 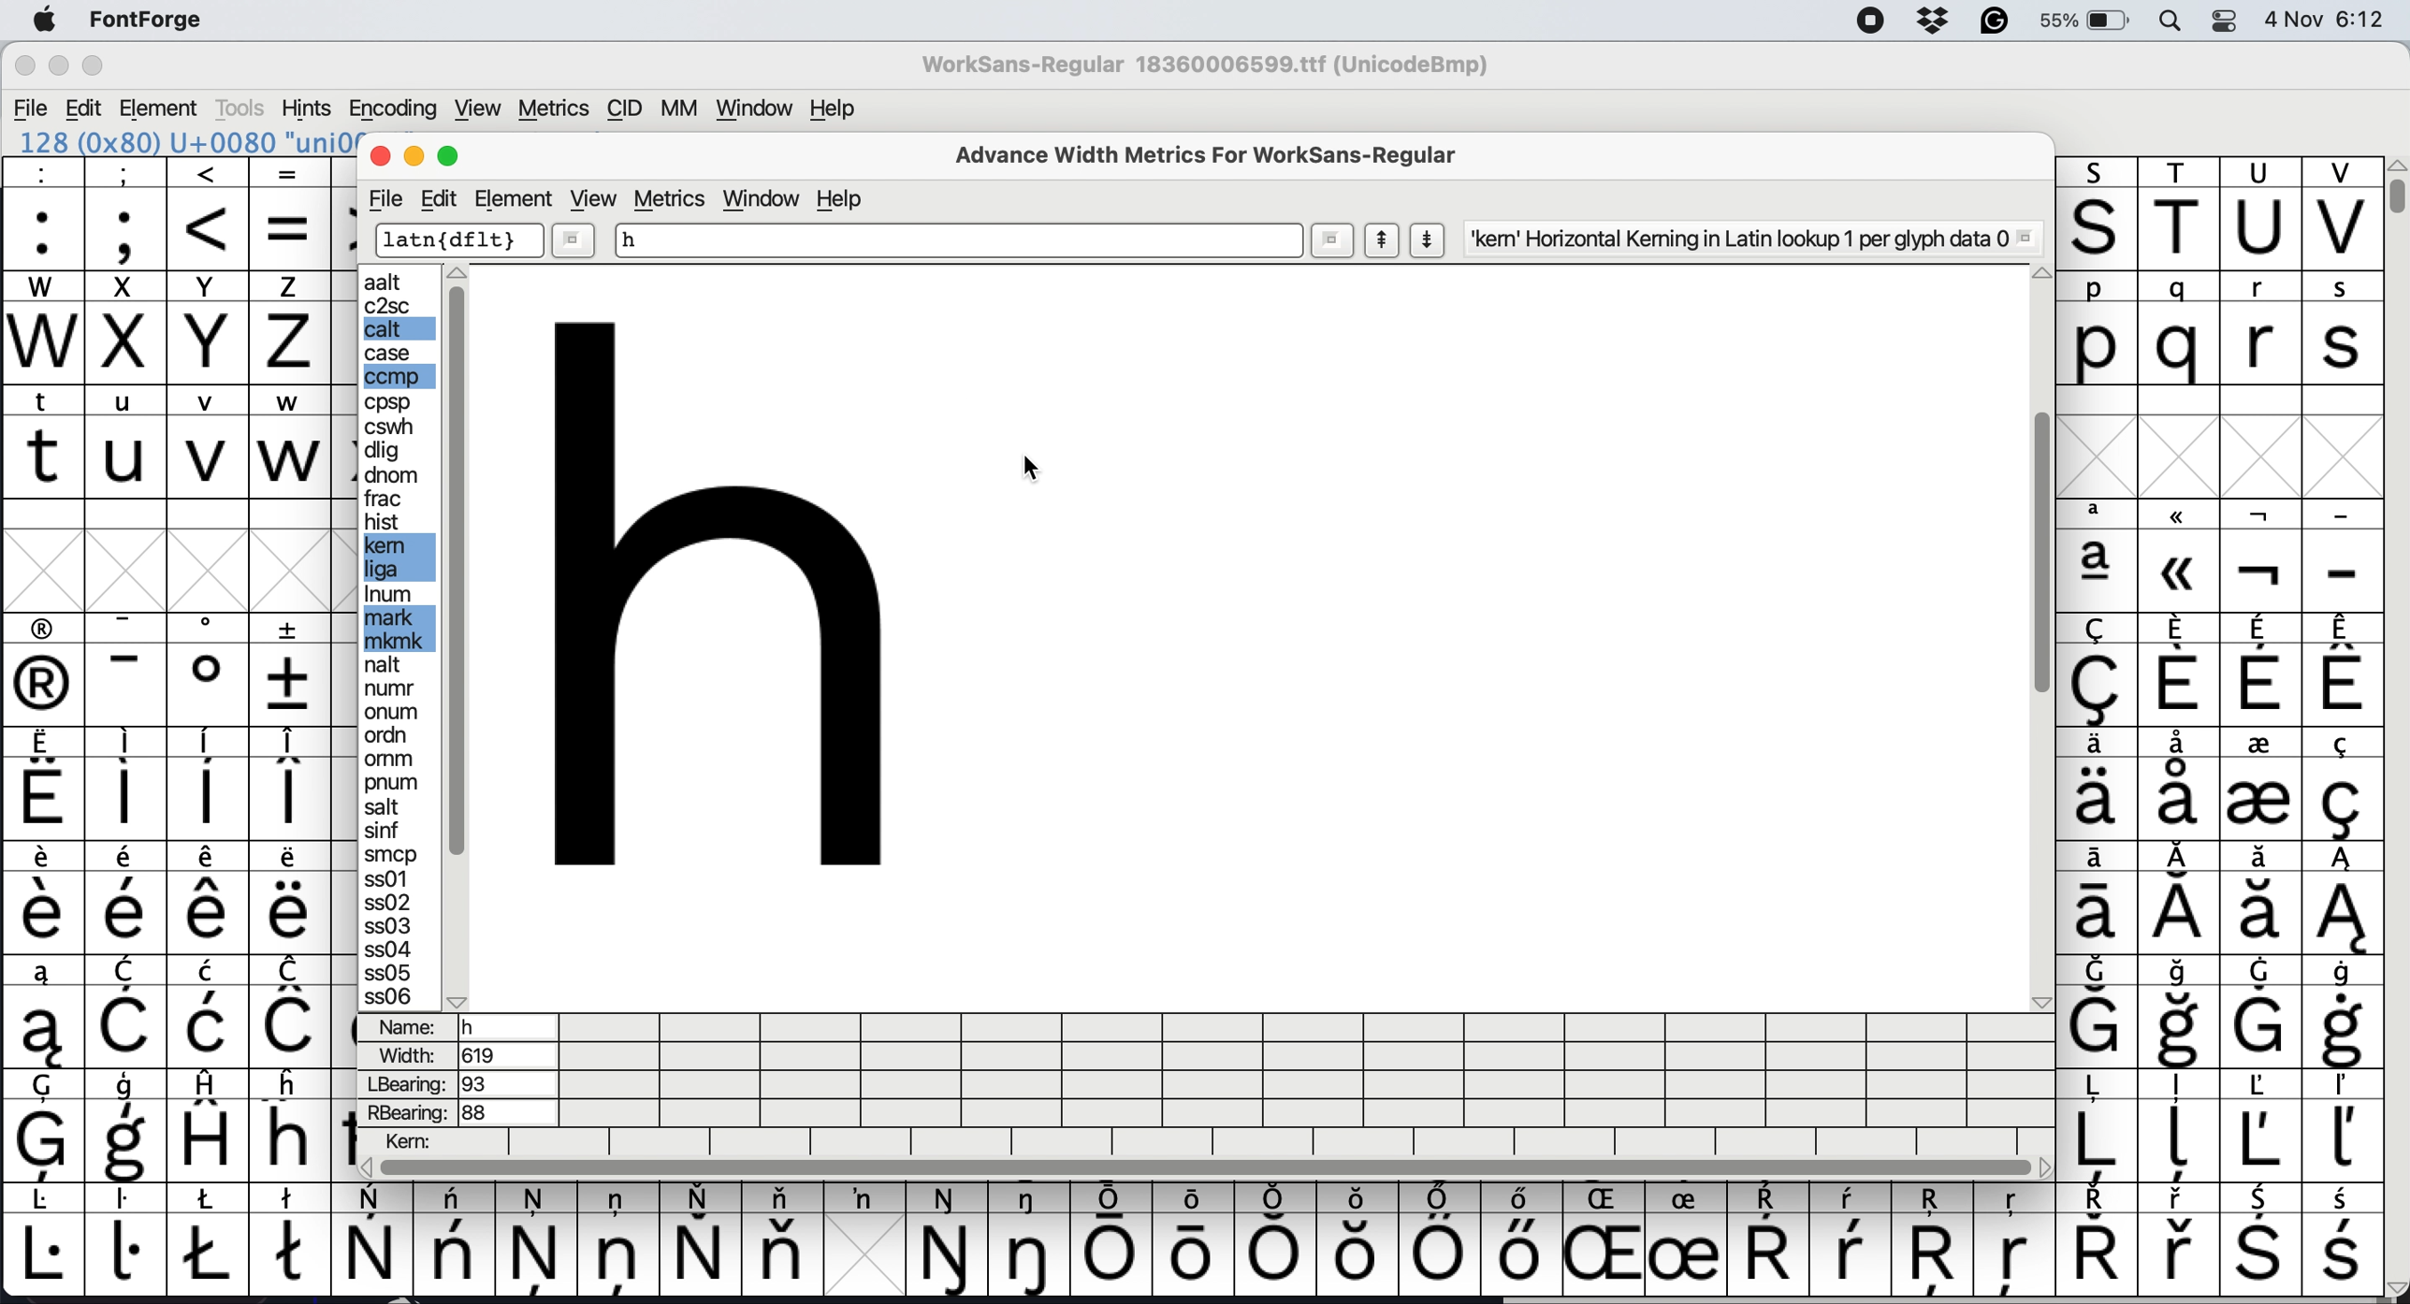 I want to click on special characters, so click(x=2220, y=858).